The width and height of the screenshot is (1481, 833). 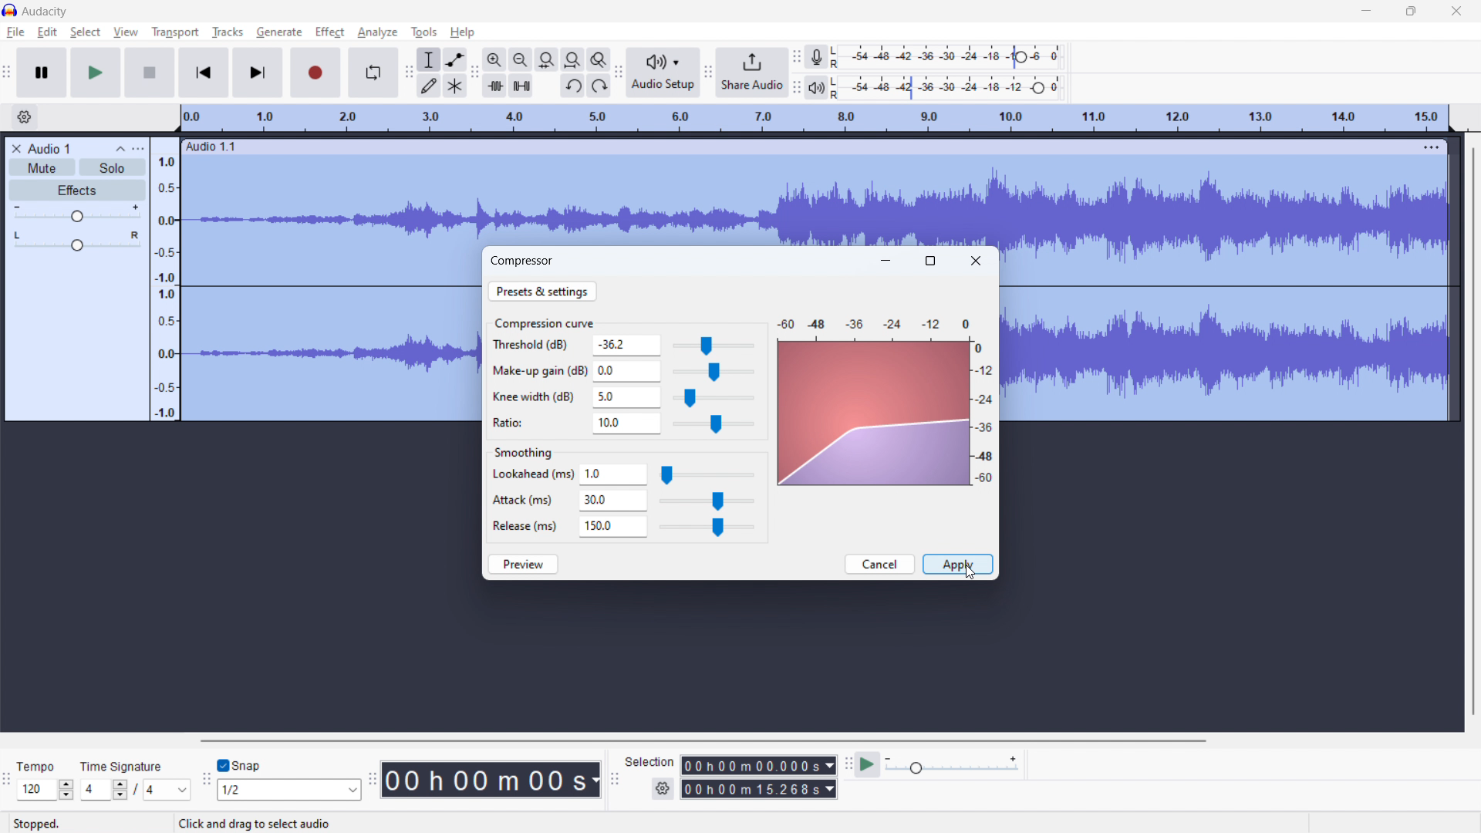 What do you see at coordinates (757, 761) in the screenshot?
I see `00h00m00.000s (start time)` at bounding box center [757, 761].